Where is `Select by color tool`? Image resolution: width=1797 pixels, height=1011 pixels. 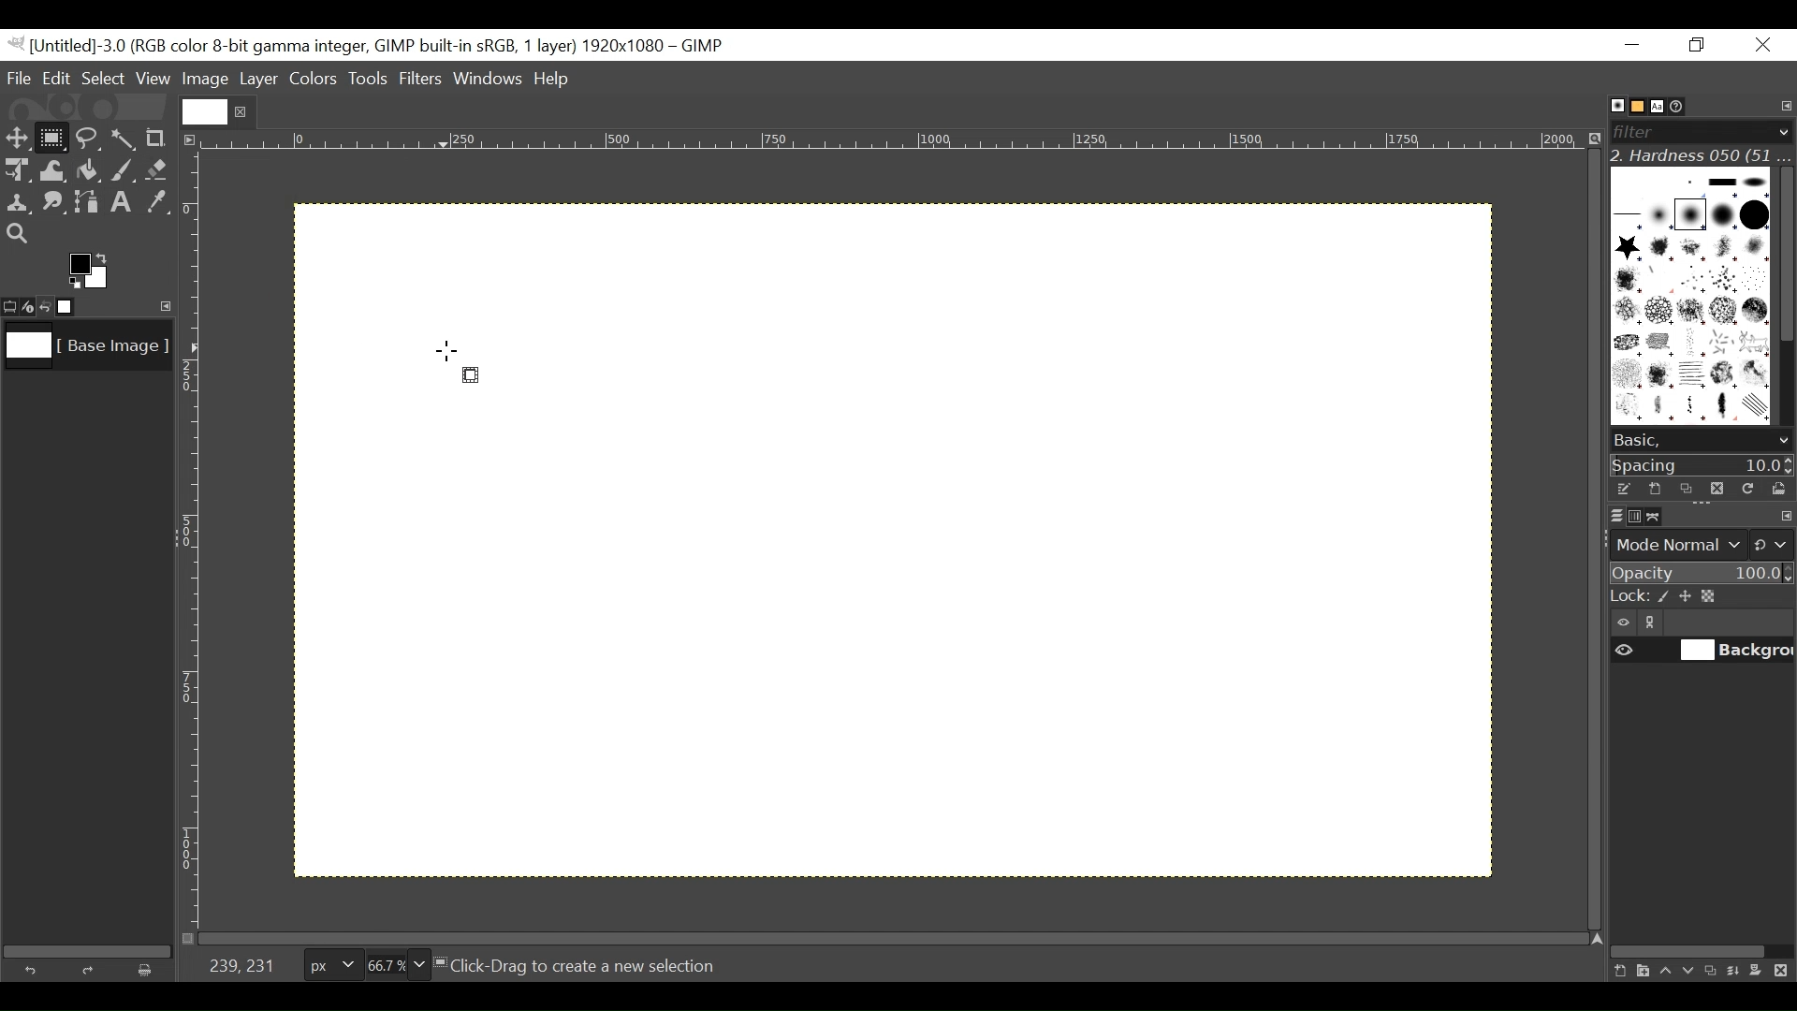 Select by color tool is located at coordinates (126, 137).